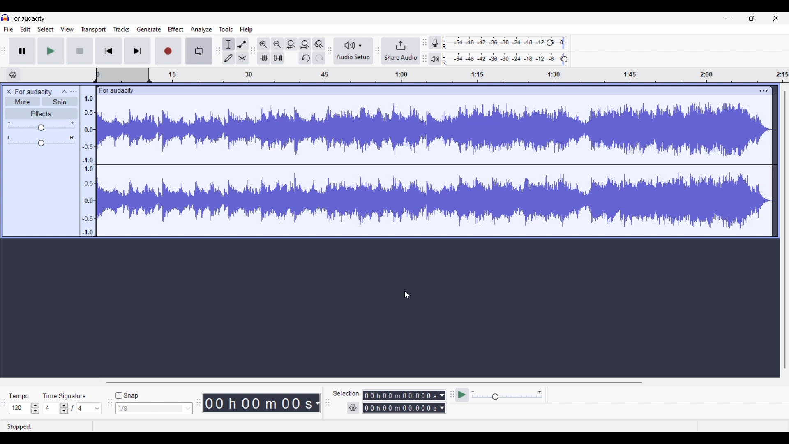  Describe the element at coordinates (108, 407) in the screenshot. I see `snapping toolbar` at that location.